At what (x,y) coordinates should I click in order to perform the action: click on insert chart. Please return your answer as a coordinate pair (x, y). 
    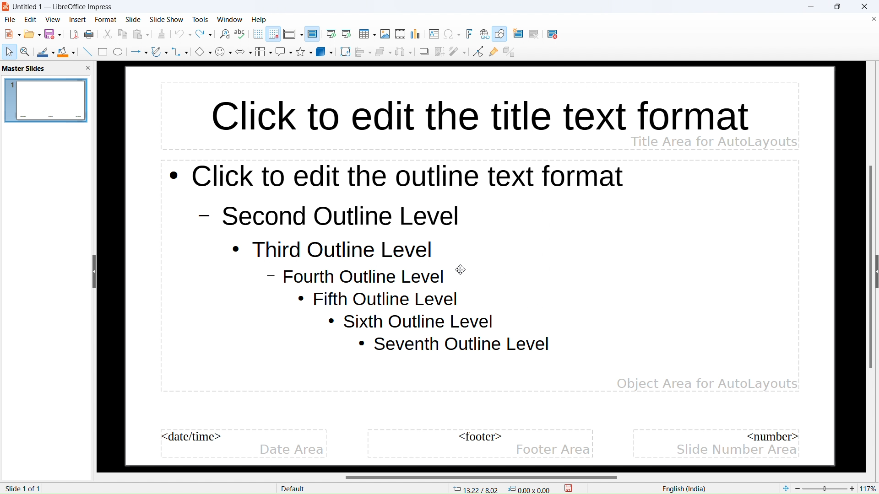
    Looking at the image, I should click on (416, 34).